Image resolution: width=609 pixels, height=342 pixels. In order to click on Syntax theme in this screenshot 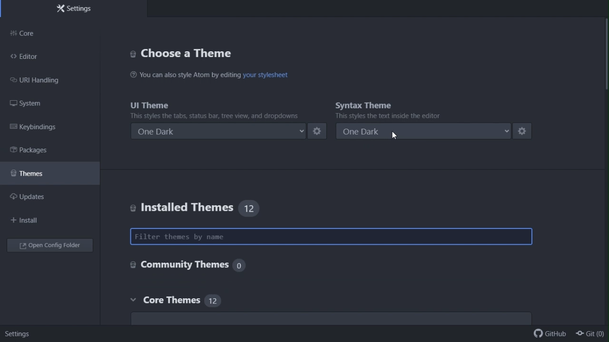, I will do `click(402, 109)`.